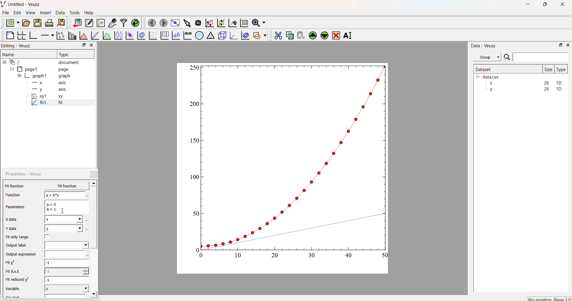 This screenshot has width=572, height=301. I want to click on | Size, so click(548, 69).